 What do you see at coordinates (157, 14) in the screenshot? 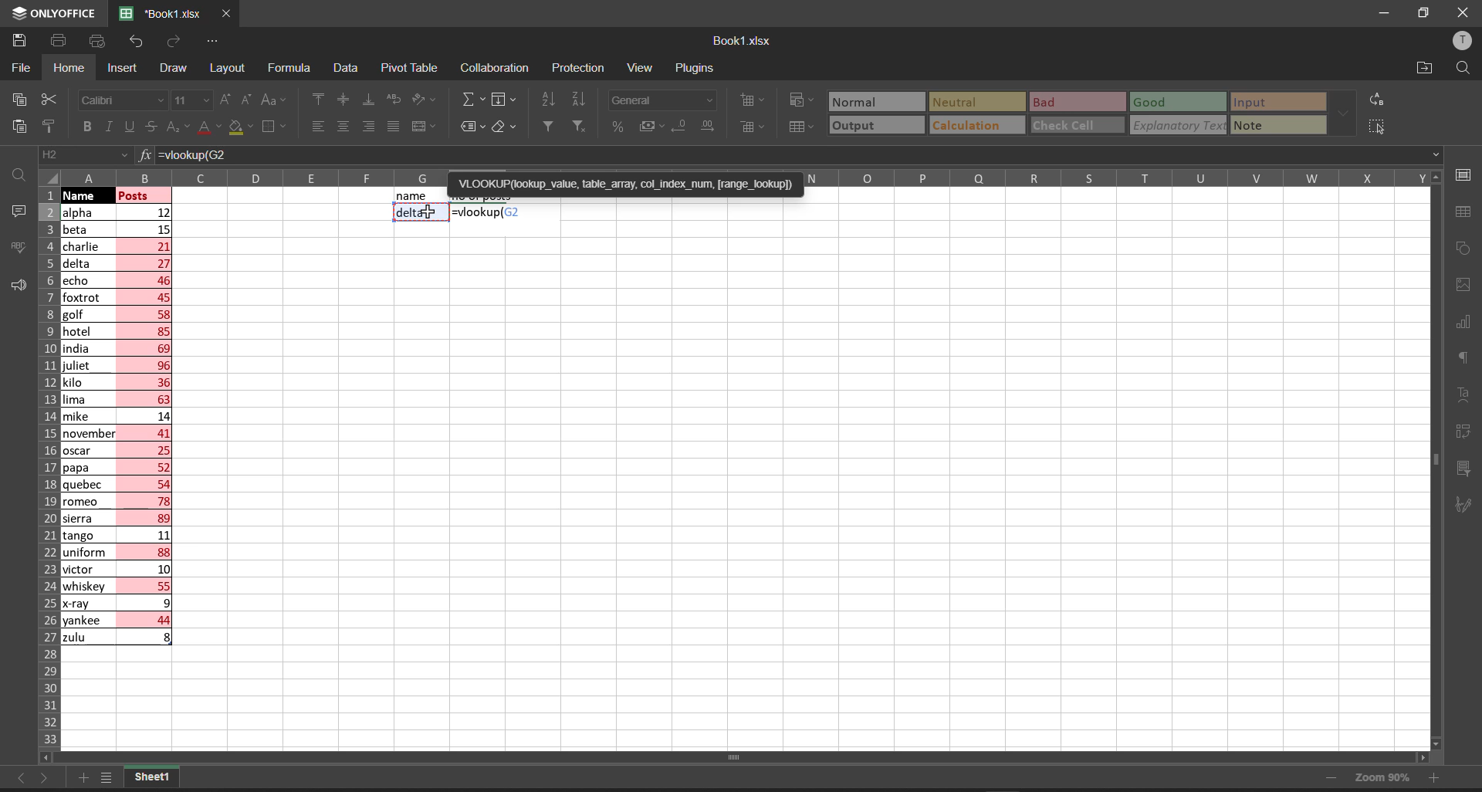
I see `'Book1.xlsx` at bounding box center [157, 14].